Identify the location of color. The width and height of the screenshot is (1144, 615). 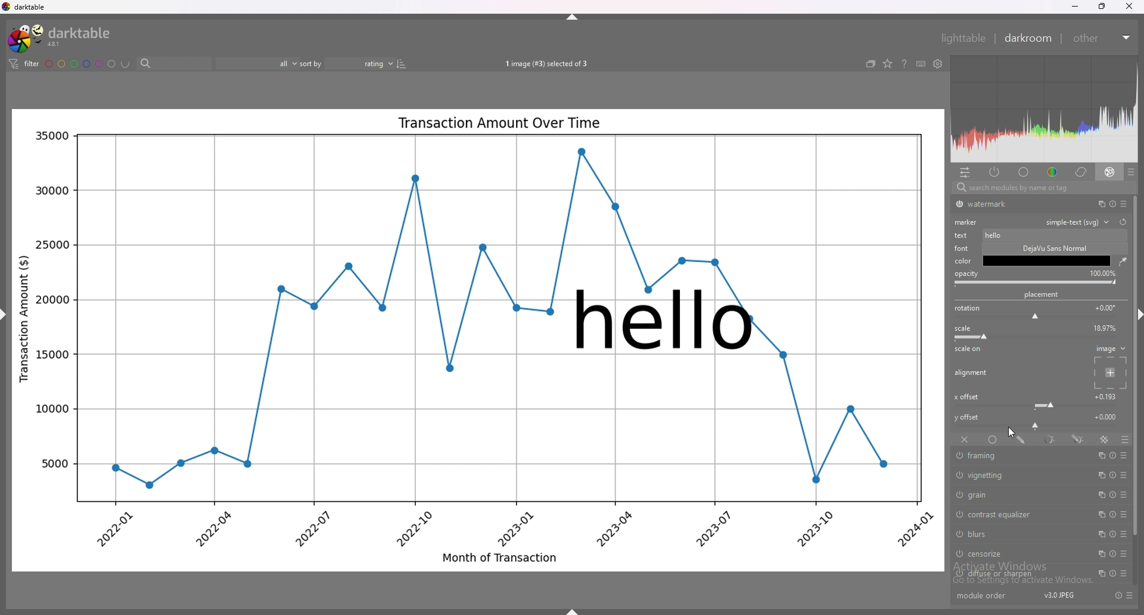
(1050, 172).